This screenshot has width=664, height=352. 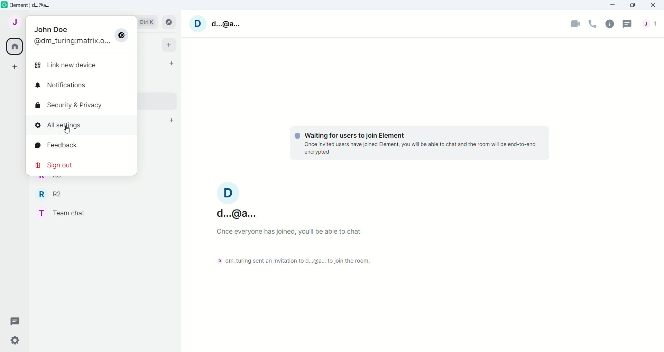 I want to click on Notifications, so click(x=61, y=84).